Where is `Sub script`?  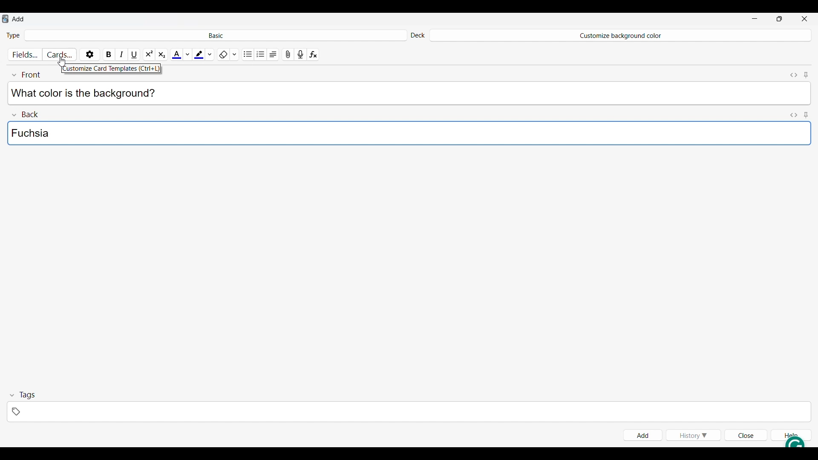 Sub script is located at coordinates (161, 53).